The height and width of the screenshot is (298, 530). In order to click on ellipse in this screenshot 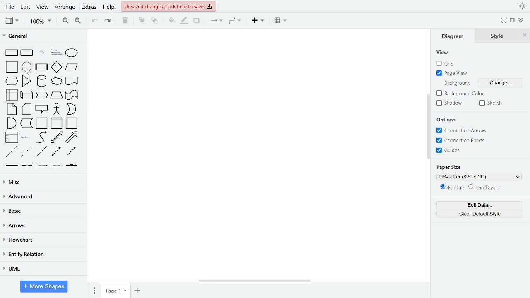, I will do `click(72, 53)`.